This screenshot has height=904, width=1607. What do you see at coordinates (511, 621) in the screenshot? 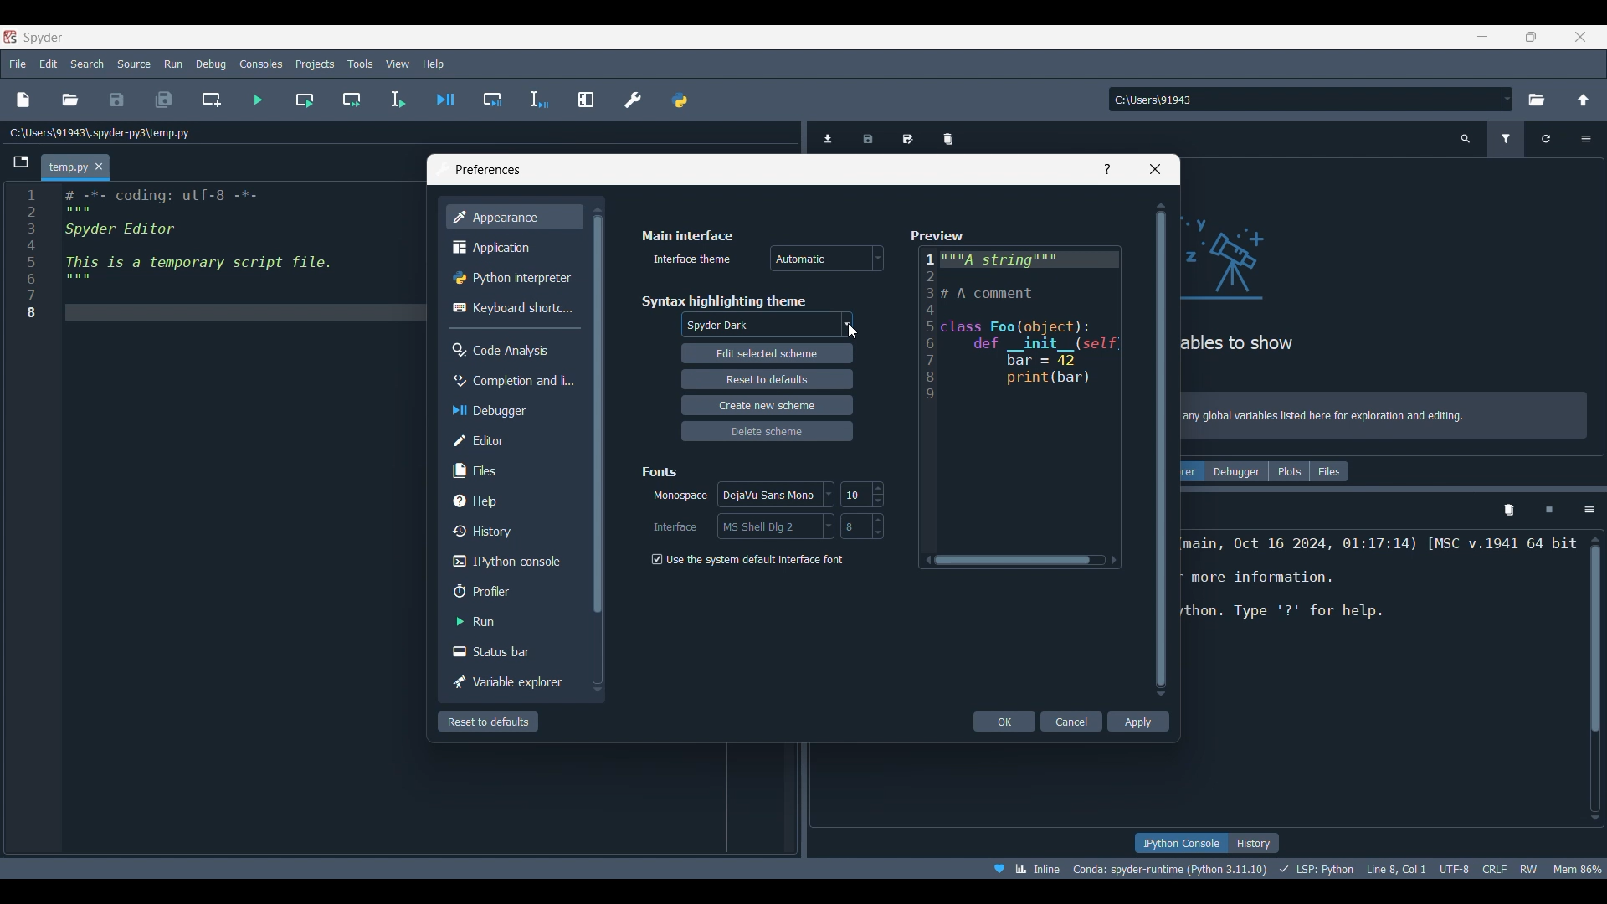
I see `Run` at bounding box center [511, 621].